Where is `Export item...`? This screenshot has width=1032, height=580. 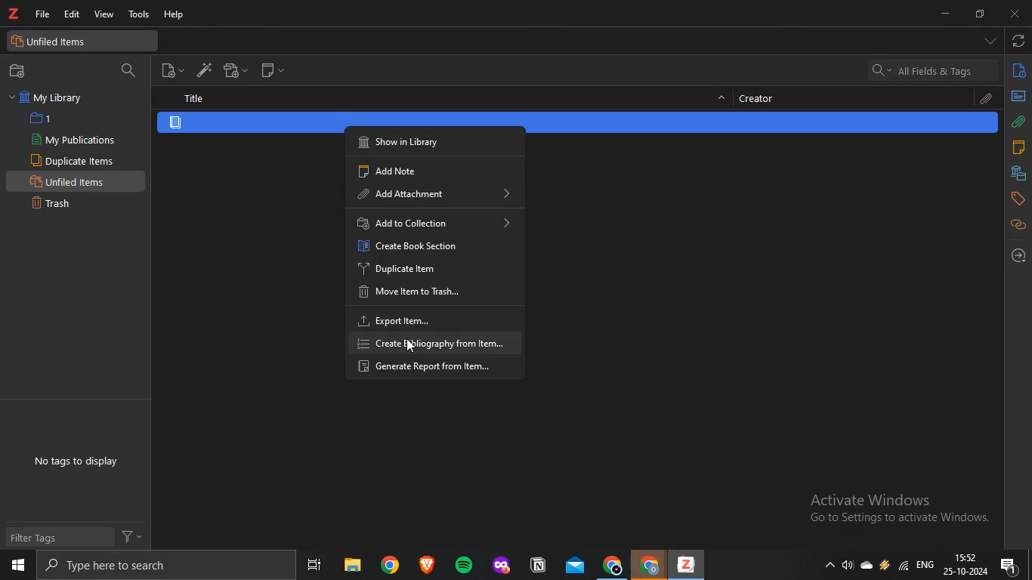
Export item... is located at coordinates (420, 320).